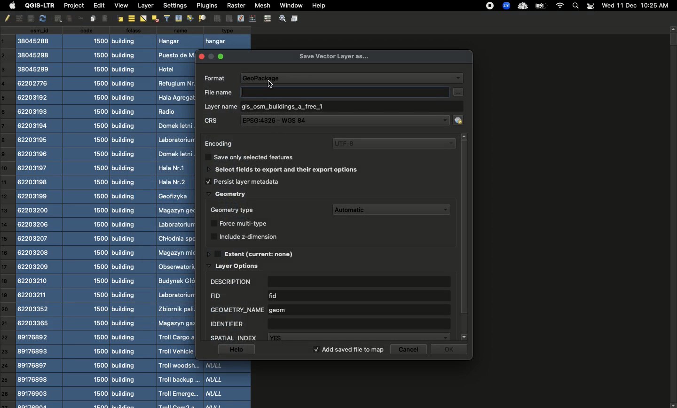 Image resolution: width=677 pixels, height=408 pixels. Describe the element at coordinates (541, 6) in the screenshot. I see `Charge` at that location.